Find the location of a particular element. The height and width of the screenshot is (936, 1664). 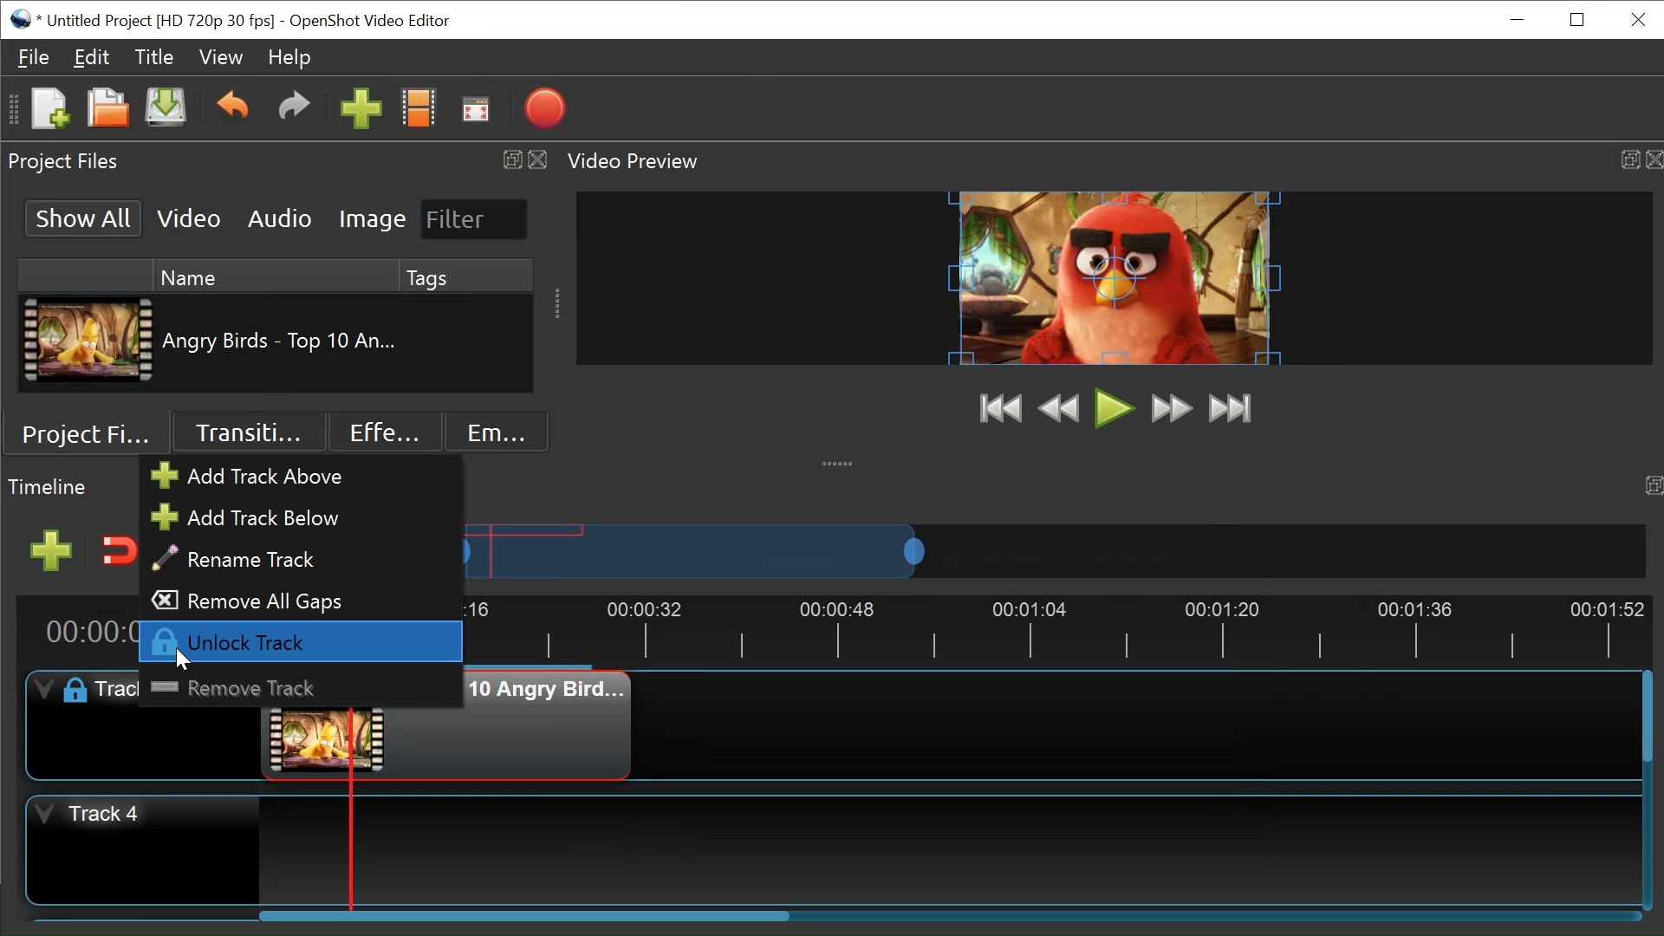

Track Header is located at coordinates (108, 814).